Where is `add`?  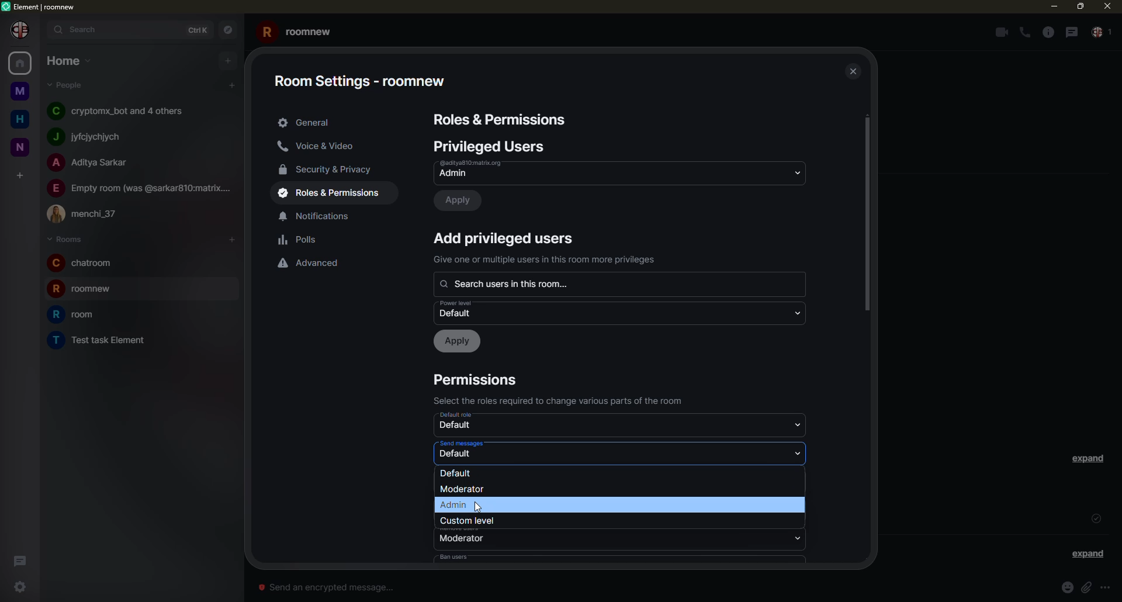
add is located at coordinates (233, 85).